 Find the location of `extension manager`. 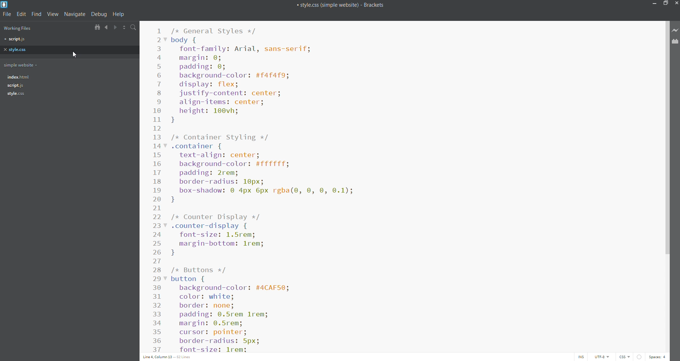

extension manager is located at coordinates (674, 42).